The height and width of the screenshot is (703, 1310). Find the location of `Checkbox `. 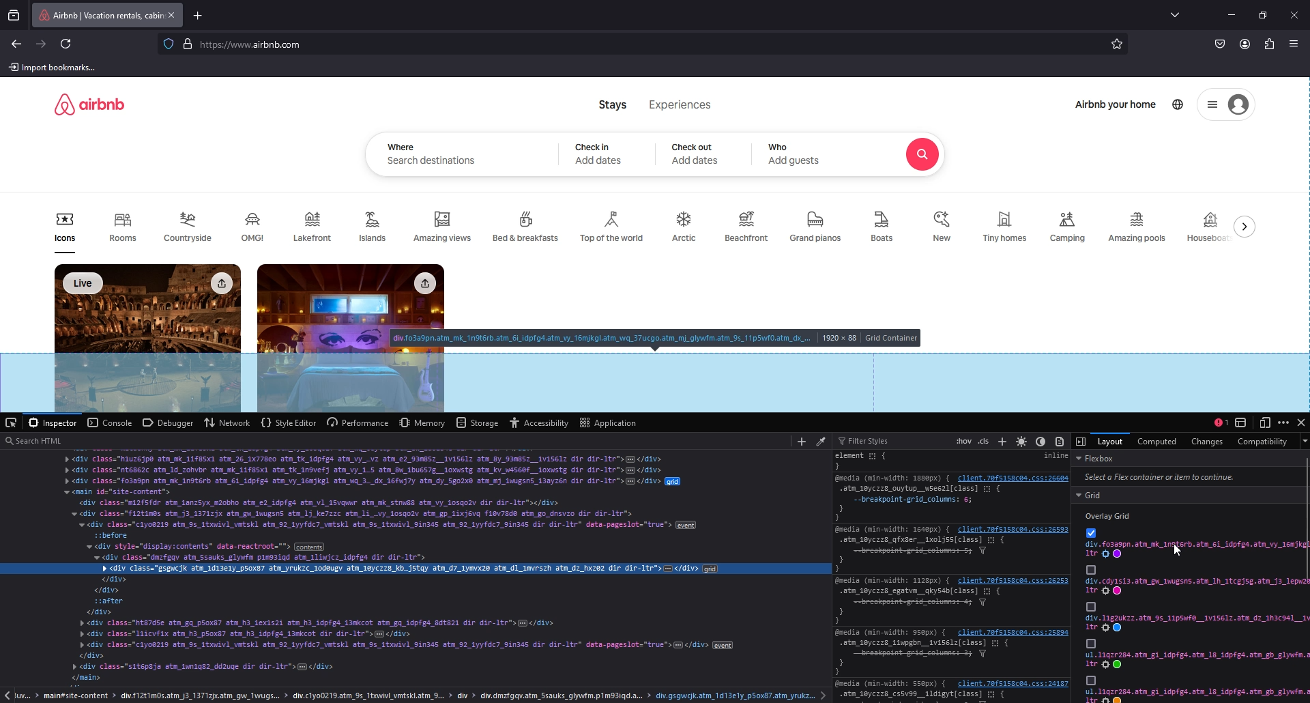

Checkbox  is located at coordinates (1090, 569).